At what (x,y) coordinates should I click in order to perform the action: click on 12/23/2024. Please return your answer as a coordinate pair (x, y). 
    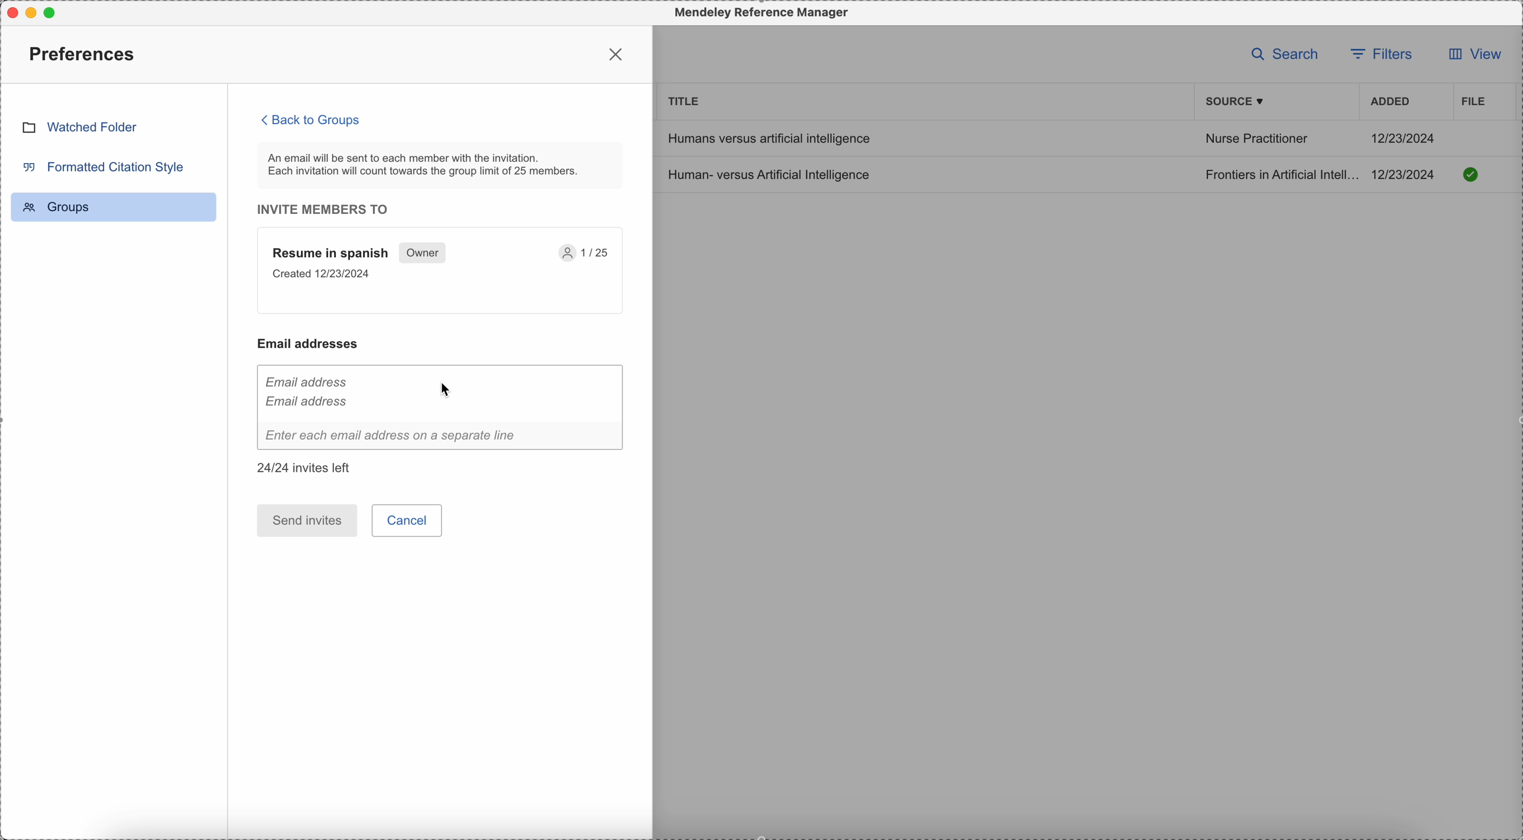
    Looking at the image, I should click on (1404, 138).